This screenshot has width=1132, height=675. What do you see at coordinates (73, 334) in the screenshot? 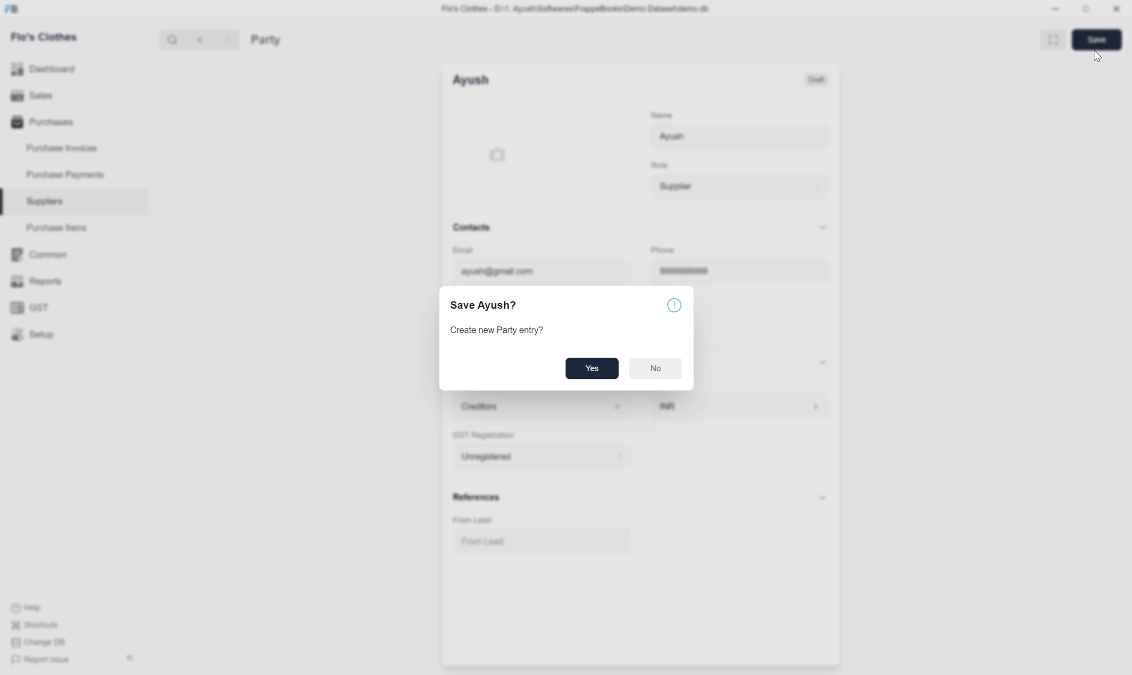
I see `Setup` at bounding box center [73, 334].